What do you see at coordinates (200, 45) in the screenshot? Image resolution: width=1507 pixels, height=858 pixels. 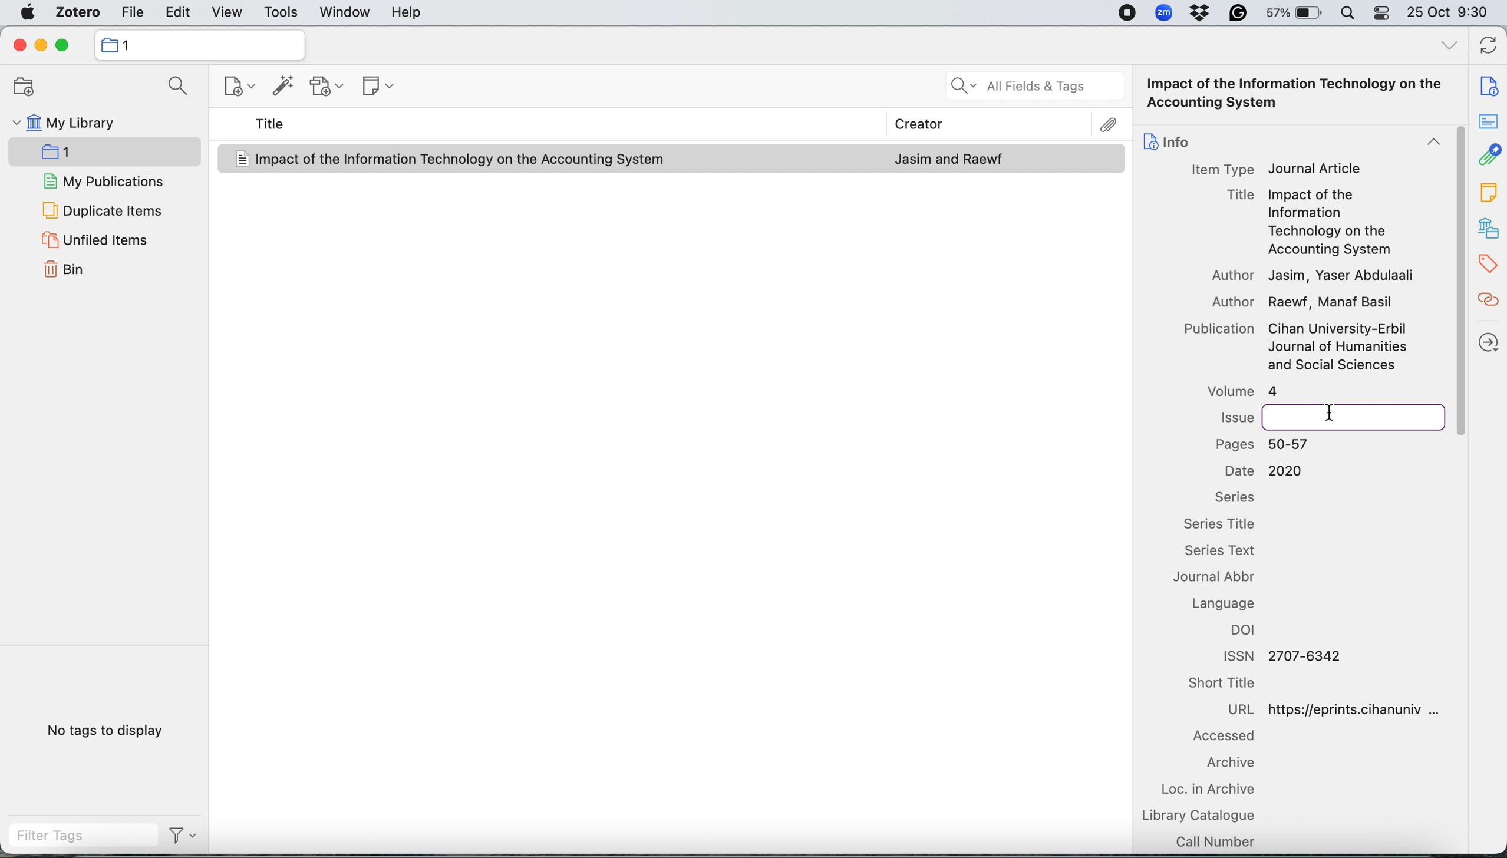 I see `collection` at bounding box center [200, 45].